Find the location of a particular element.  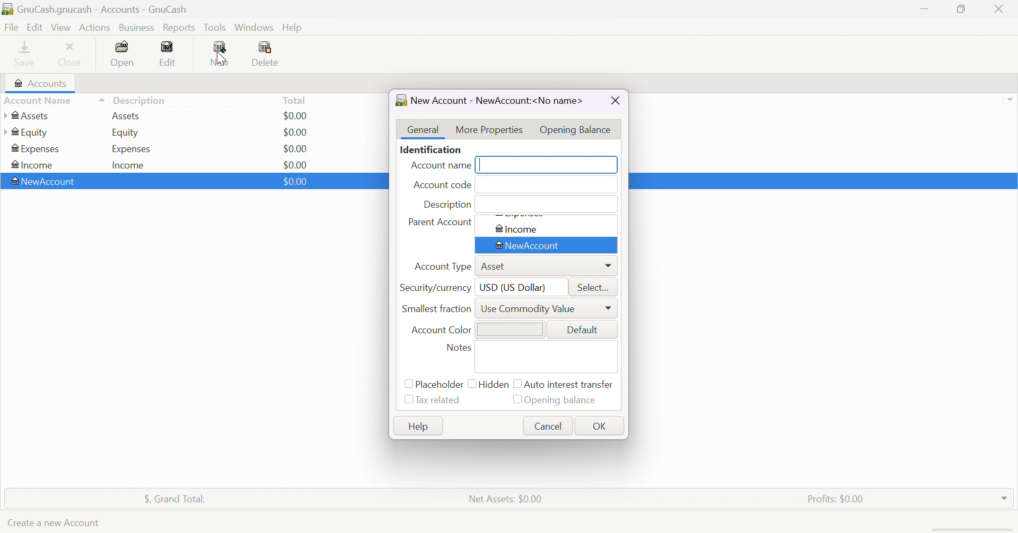

Close is located at coordinates (617, 100).